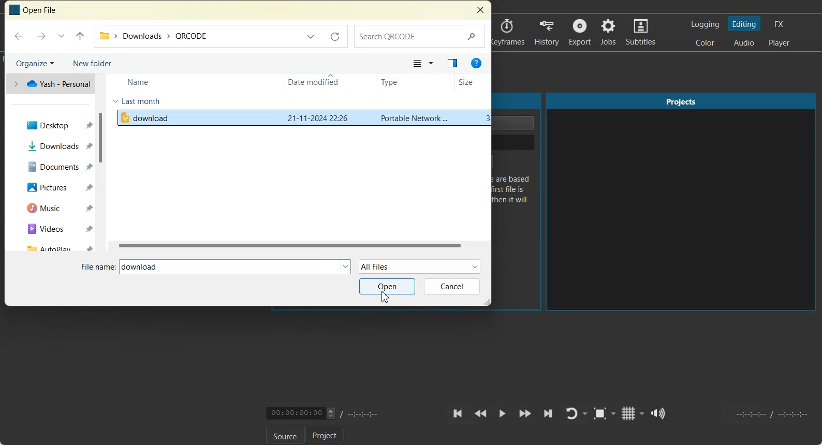 Image resolution: width=822 pixels, height=445 pixels. I want to click on Show the preview pane, so click(452, 64).